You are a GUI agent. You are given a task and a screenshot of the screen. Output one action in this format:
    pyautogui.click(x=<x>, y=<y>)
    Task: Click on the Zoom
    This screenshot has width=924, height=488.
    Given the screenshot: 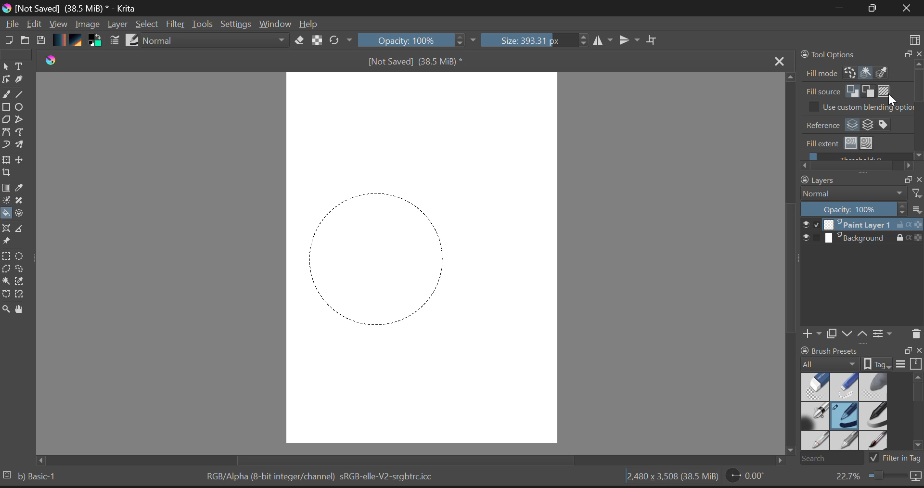 What is the action you would take?
    pyautogui.click(x=877, y=478)
    